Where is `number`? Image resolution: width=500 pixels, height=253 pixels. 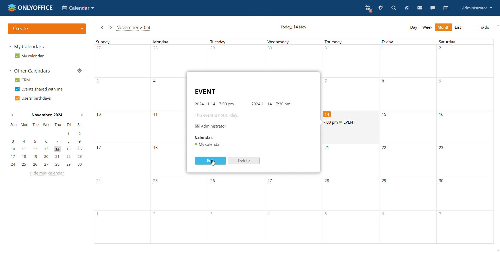 number is located at coordinates (442, 82).